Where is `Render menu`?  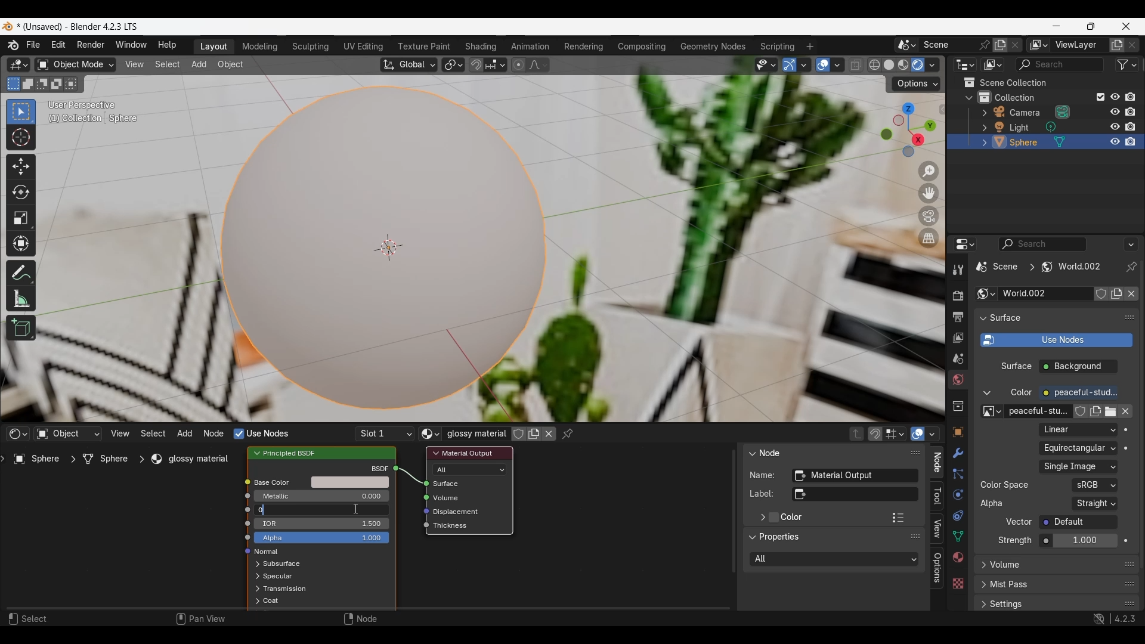
Render menu is located at coordinates (91, 46).